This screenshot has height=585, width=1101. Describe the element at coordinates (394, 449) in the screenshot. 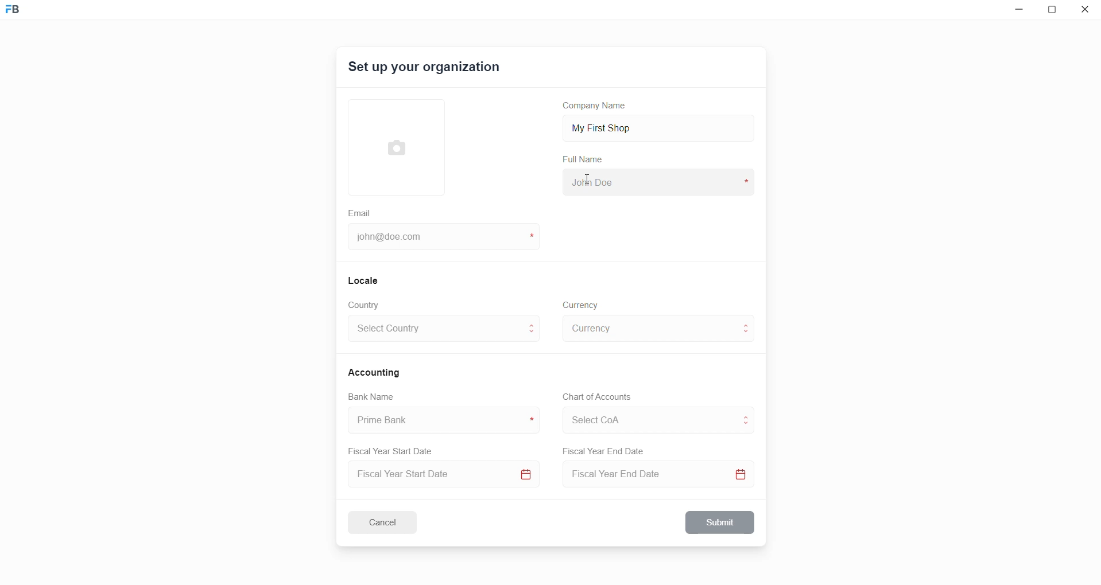

I see `Fiscal Year Start Date` at that location.